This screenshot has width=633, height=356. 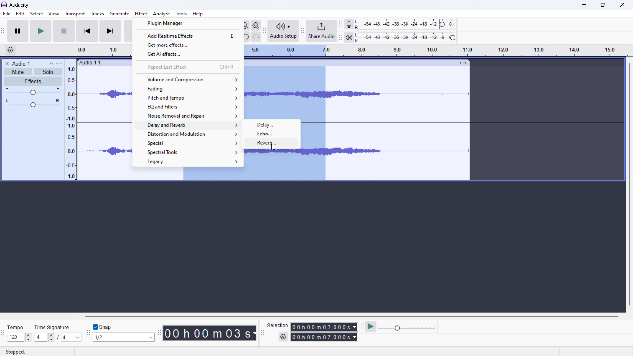 What do you see at coordinates (273, 134) in the screenshot?
I see `echo...` at bounding box center [273, 134].